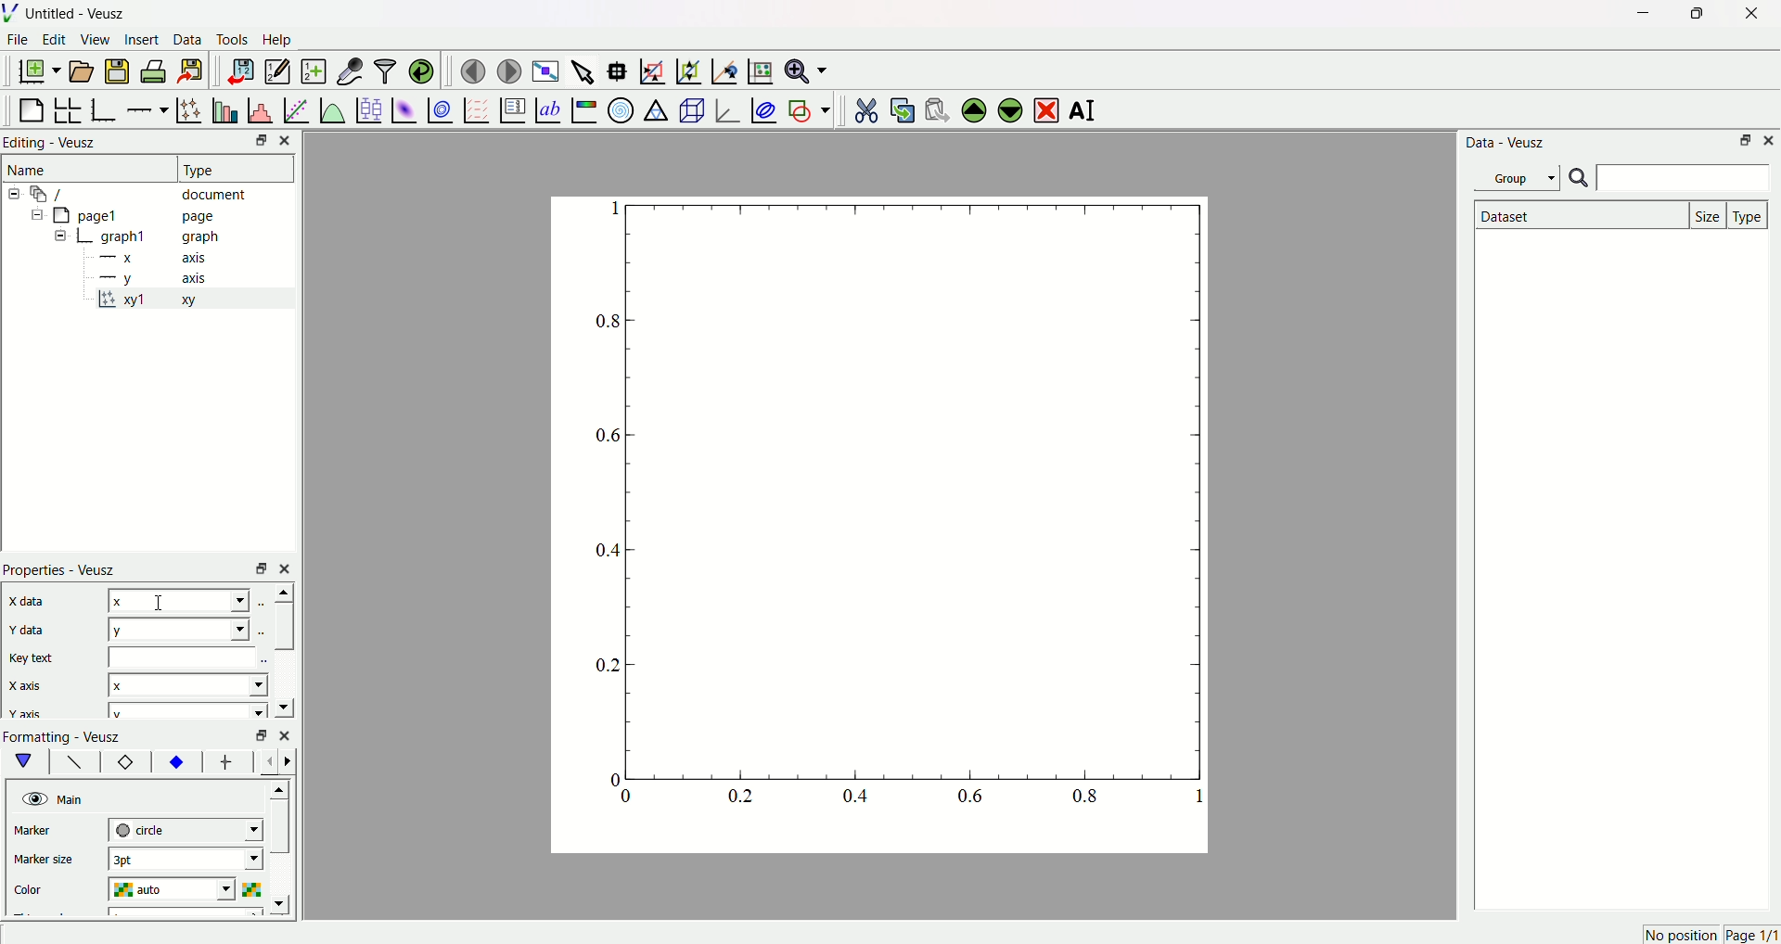 The width and height of the screenshot is (1781, 944). What do you see at coordinates (685, 69) in the screenshot?
I see `zoom the graph axes` at bounding box center [685, 69].